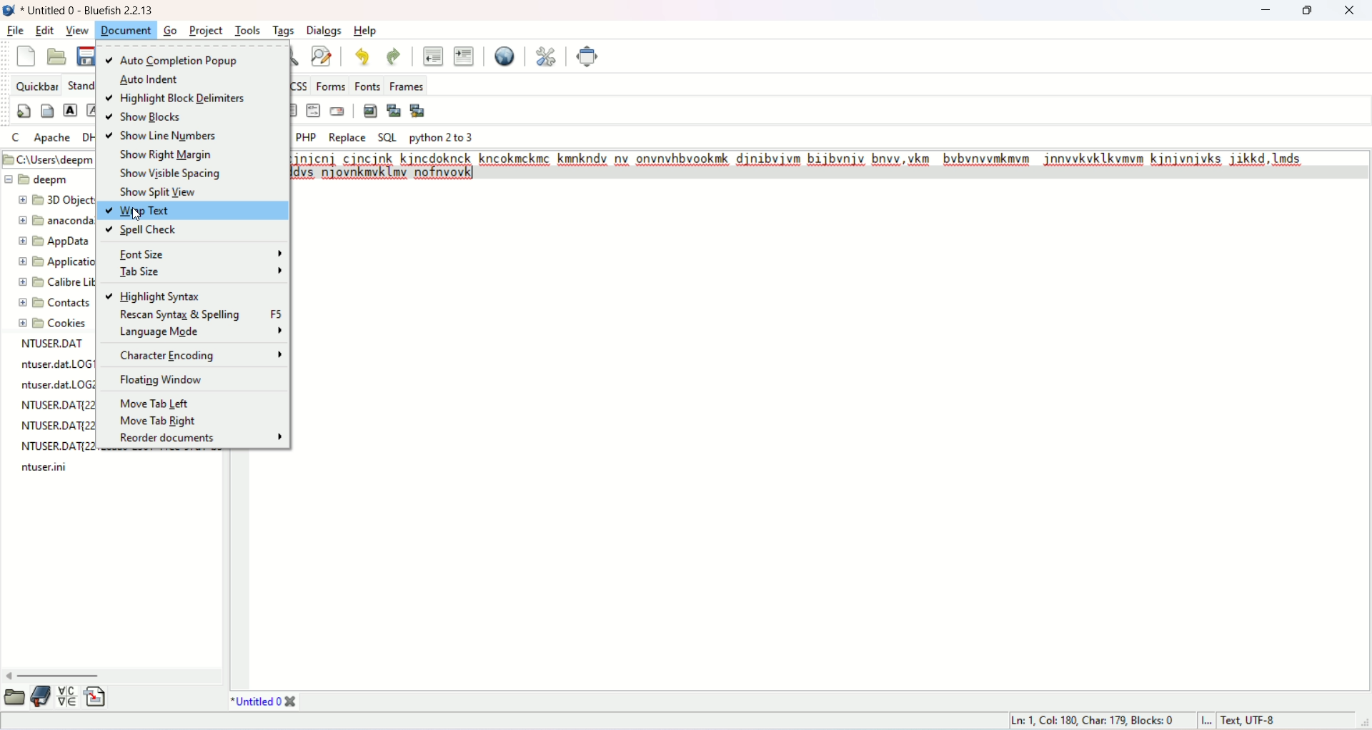 The image size is (1372, 730). What do you see at coordinates (172, 172) in the screenshot?
I see `show visible spacing` at bounding box center [172, 172].